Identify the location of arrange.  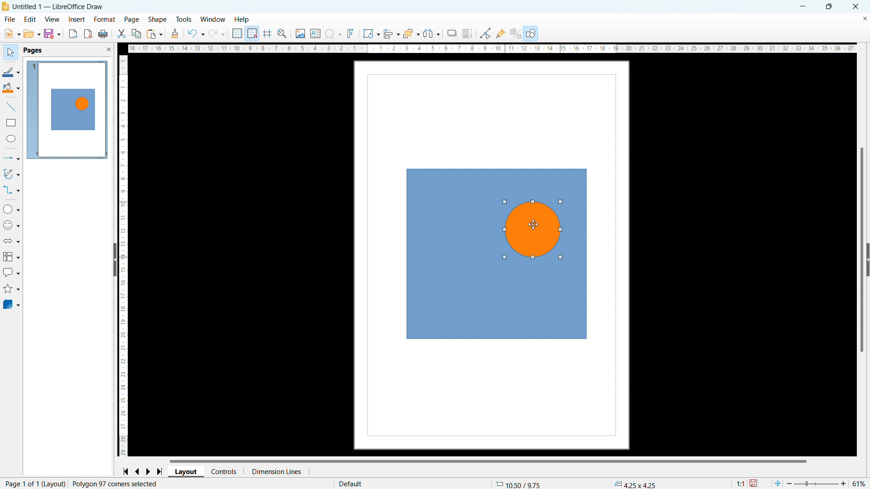
(411, 34).